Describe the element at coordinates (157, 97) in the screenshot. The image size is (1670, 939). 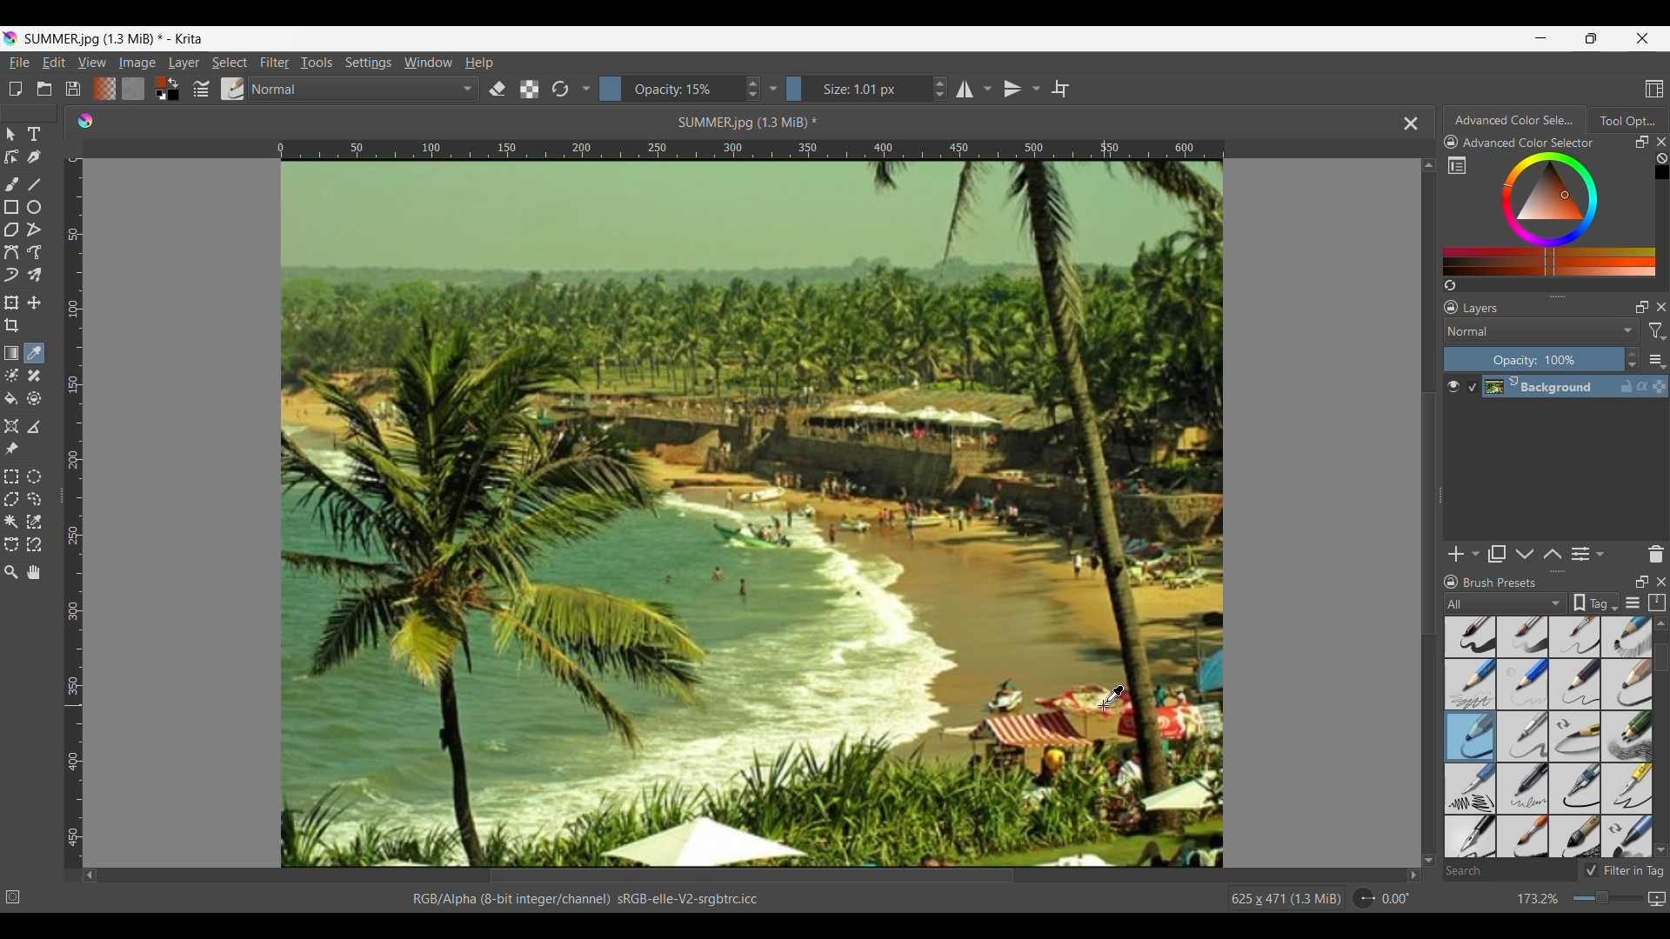
I see `Set foreground and background colors to black and white respectively` at that location.